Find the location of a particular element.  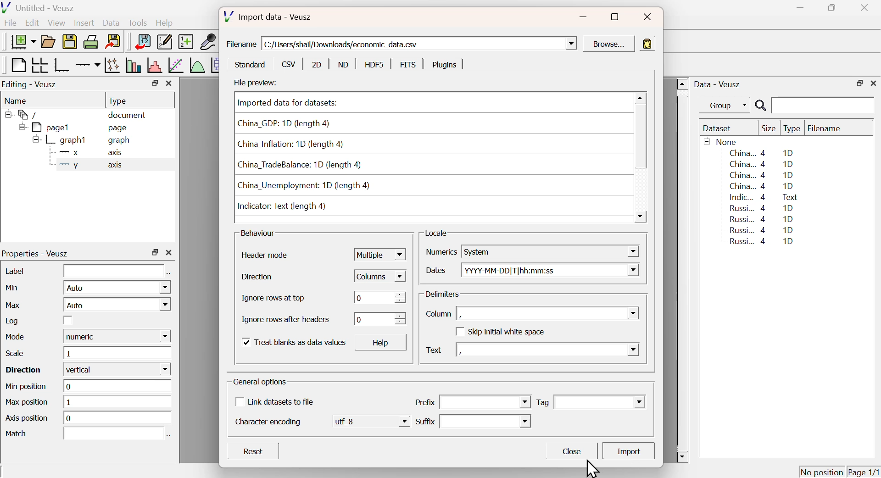

csv is located at coordinates (288, 65).